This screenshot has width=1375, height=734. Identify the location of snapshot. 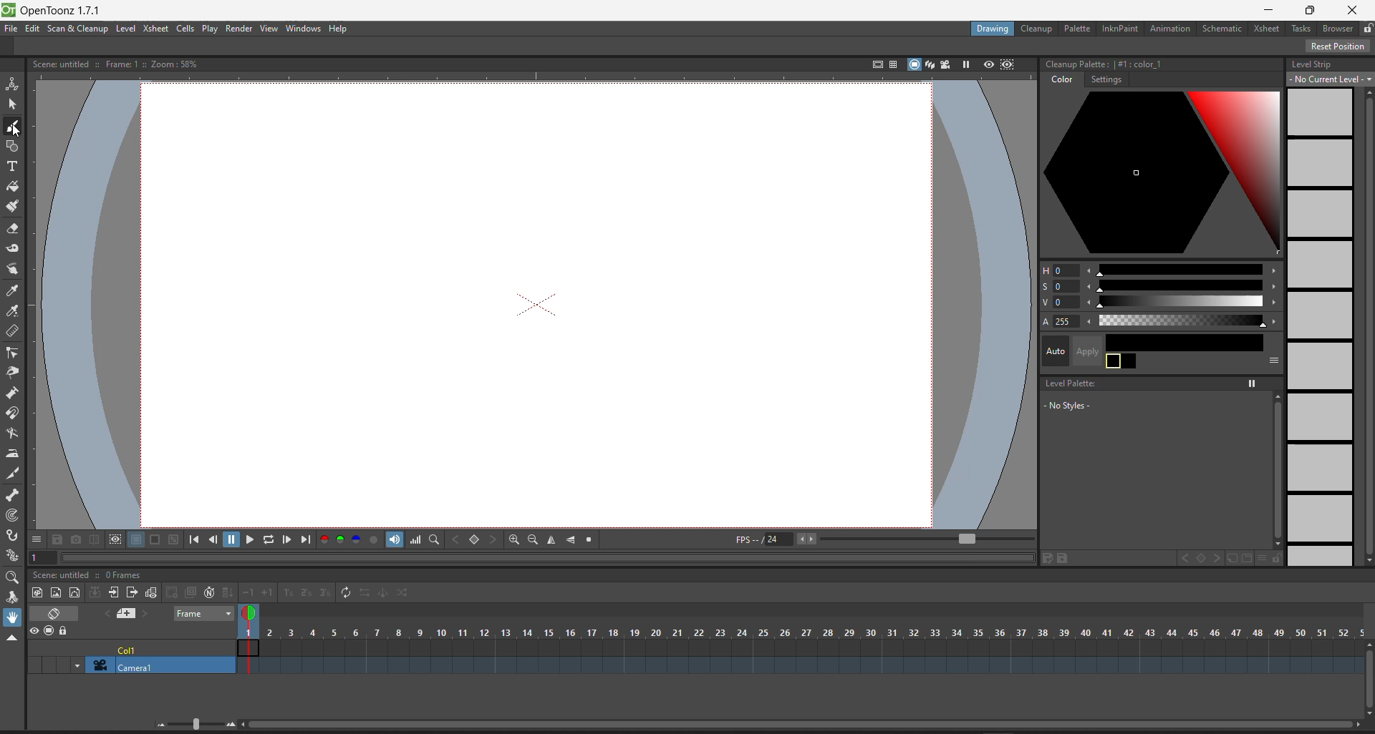
(76, 539).